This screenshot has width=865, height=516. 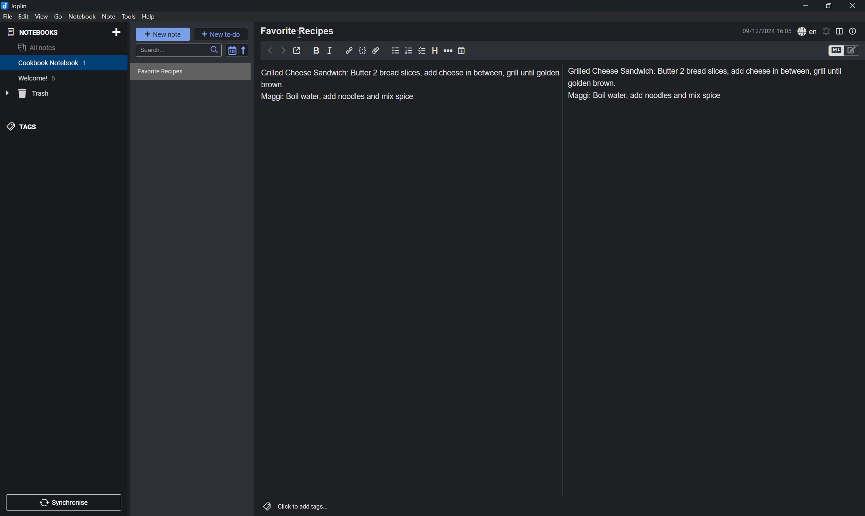 I want to click on close, so click(x=852, y=5).